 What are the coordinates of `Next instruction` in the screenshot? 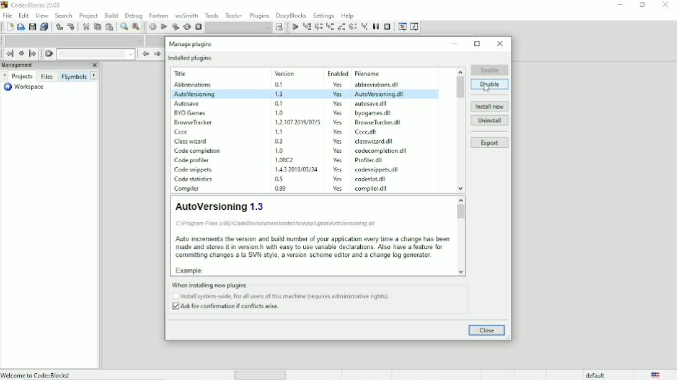 It's located at (353, 27).